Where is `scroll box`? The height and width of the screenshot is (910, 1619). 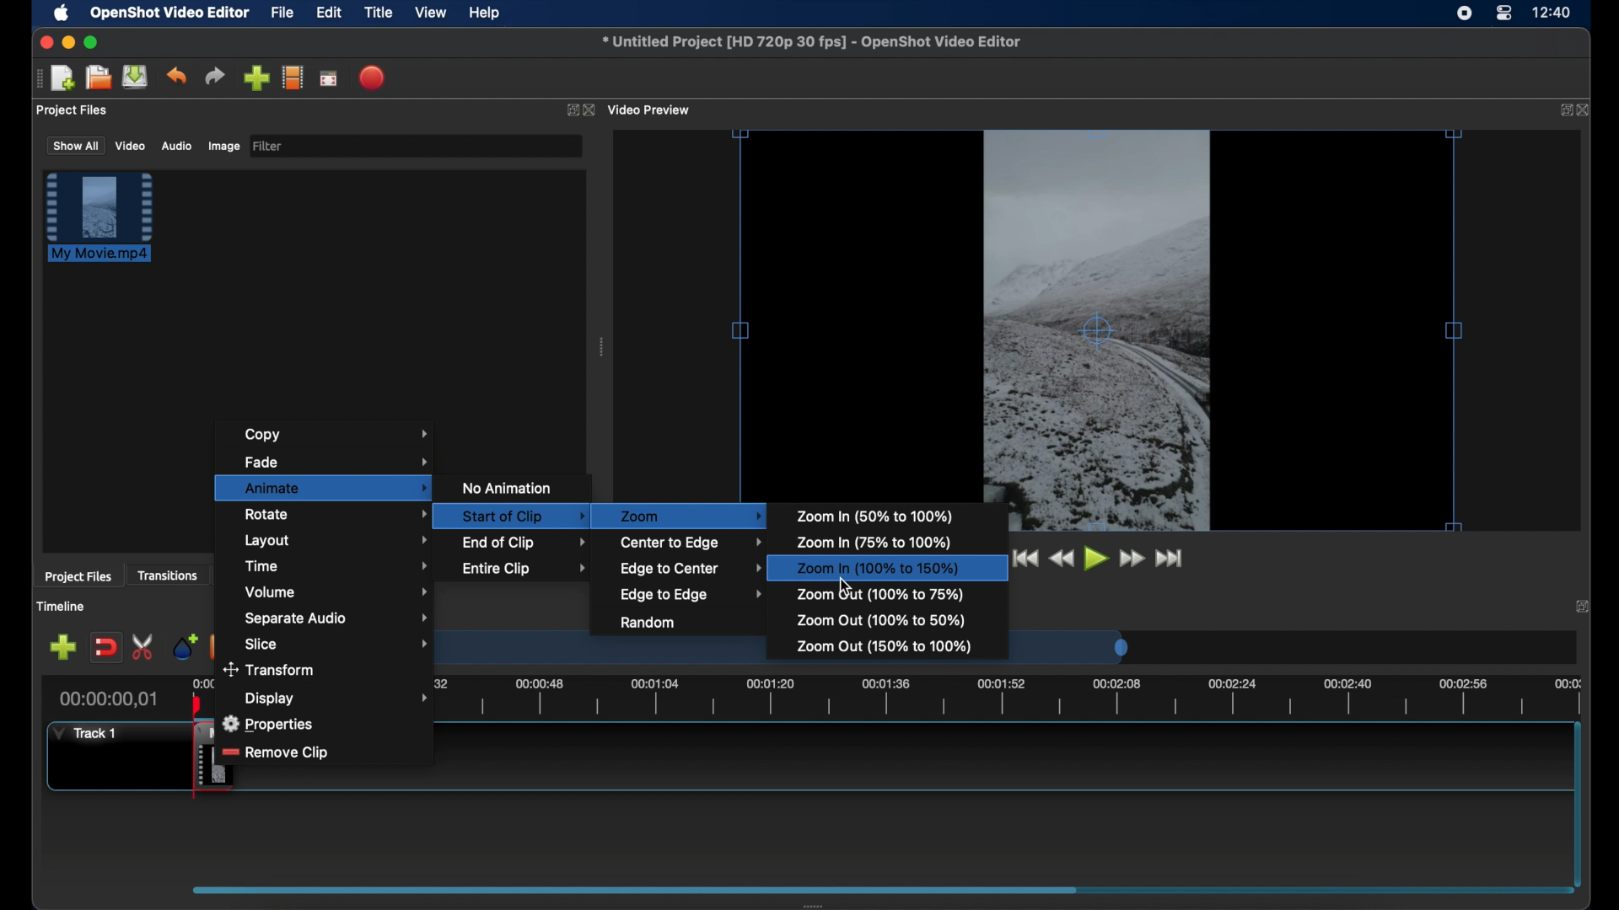 scroll box is located at coordinates (635, 889).